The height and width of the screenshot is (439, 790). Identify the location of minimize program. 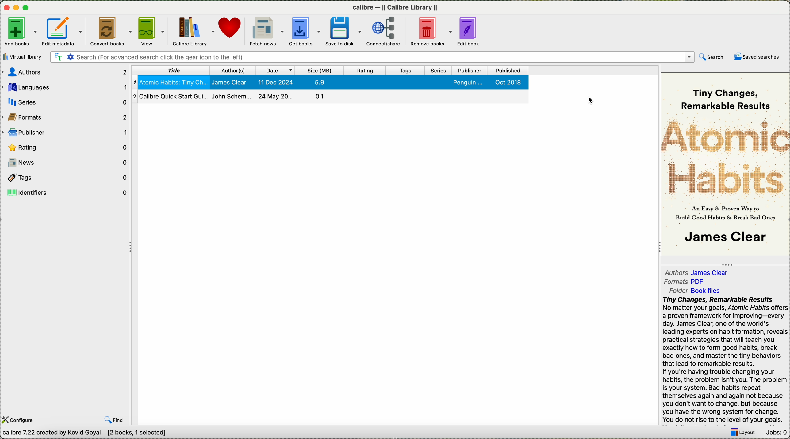
(17, 8).